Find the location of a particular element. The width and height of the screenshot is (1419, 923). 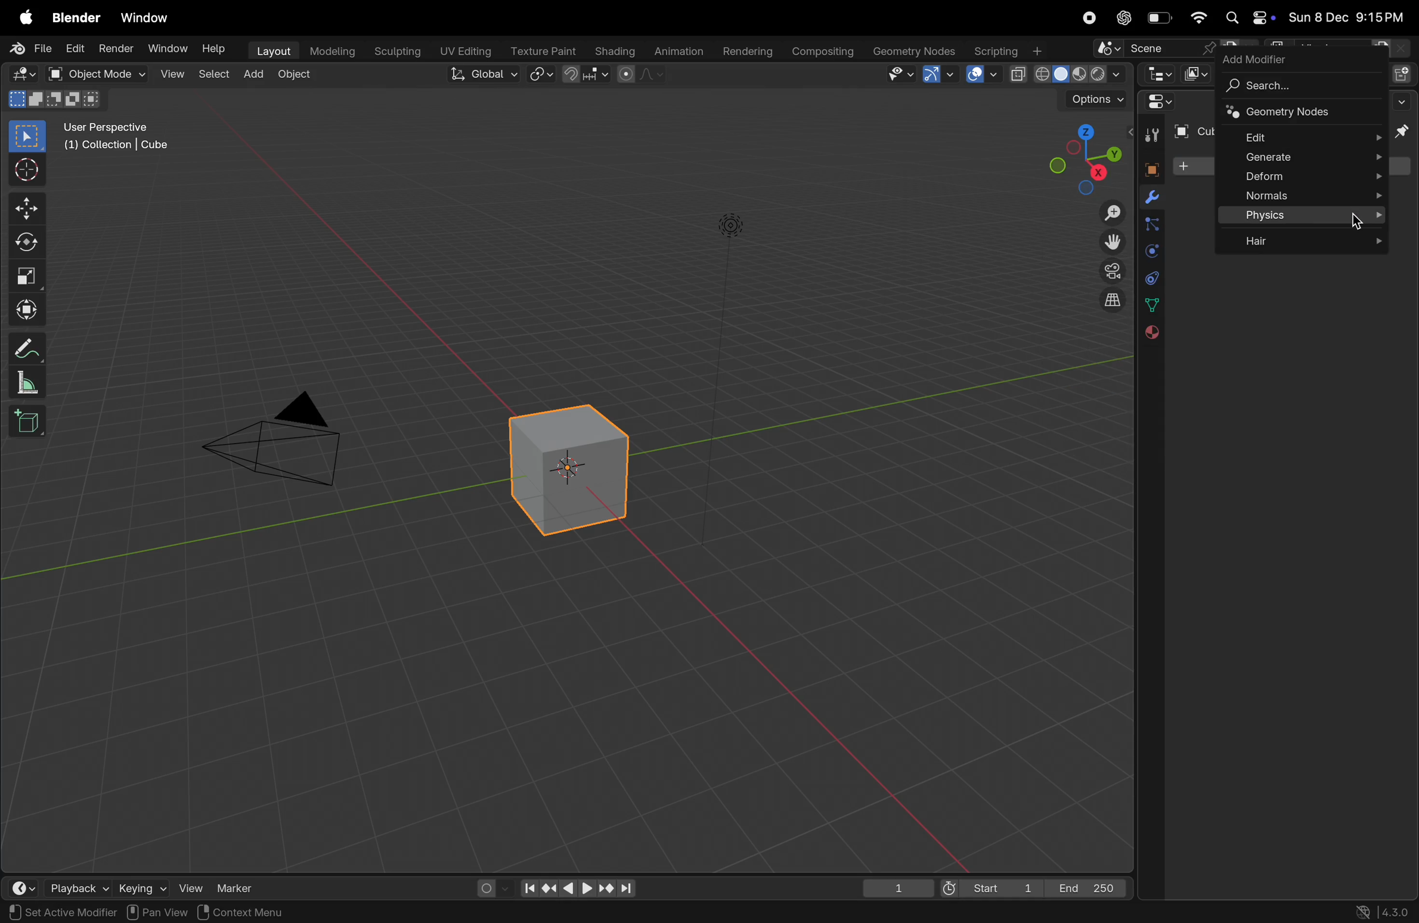

edit is located at coordinates (1305, 136).